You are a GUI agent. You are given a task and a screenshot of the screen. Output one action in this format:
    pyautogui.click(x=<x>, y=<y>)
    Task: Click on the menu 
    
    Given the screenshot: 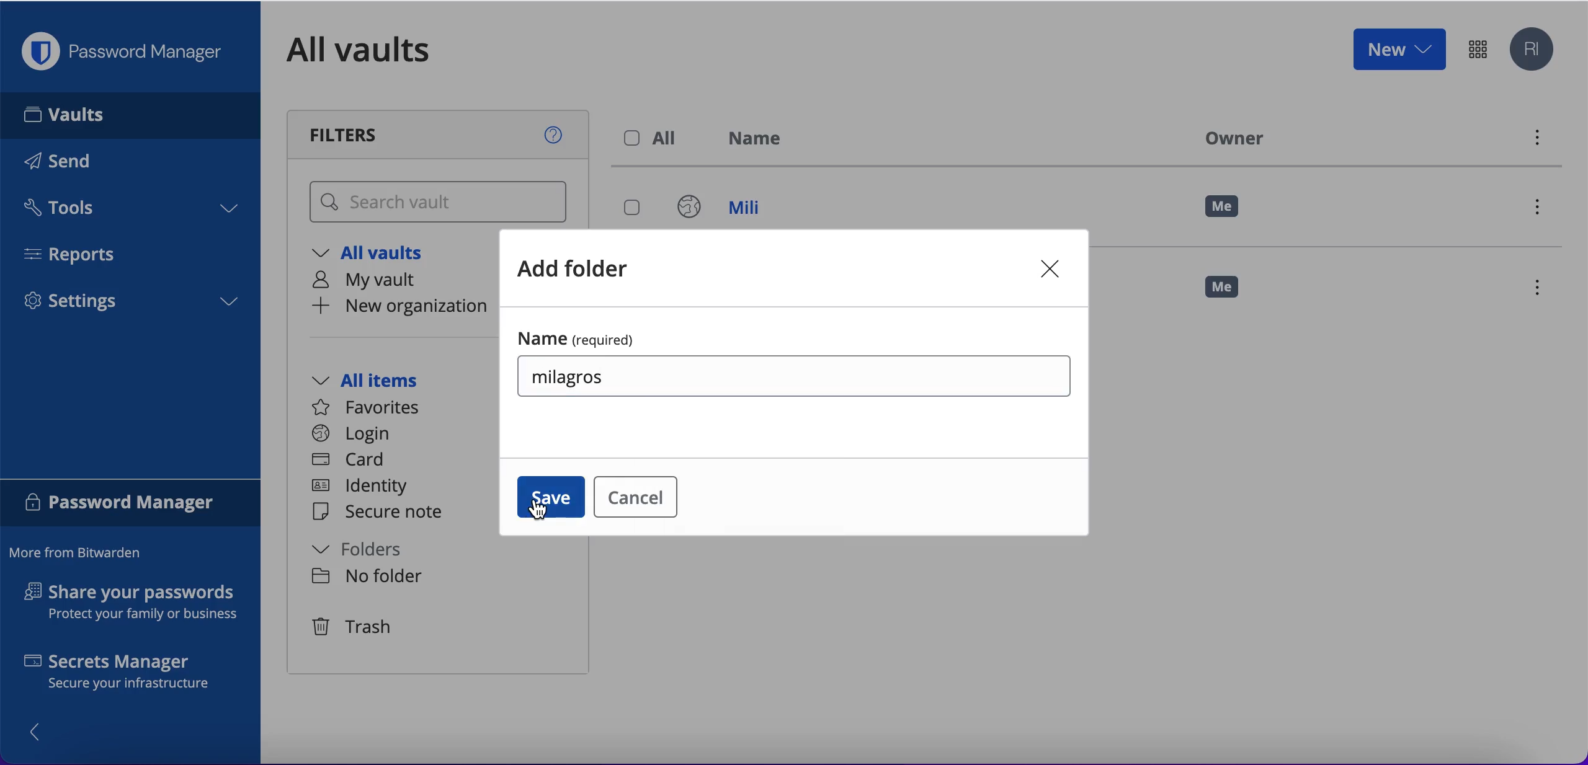 What is the action you would take?
    pyautogui.click(x=1542, y=210)
    